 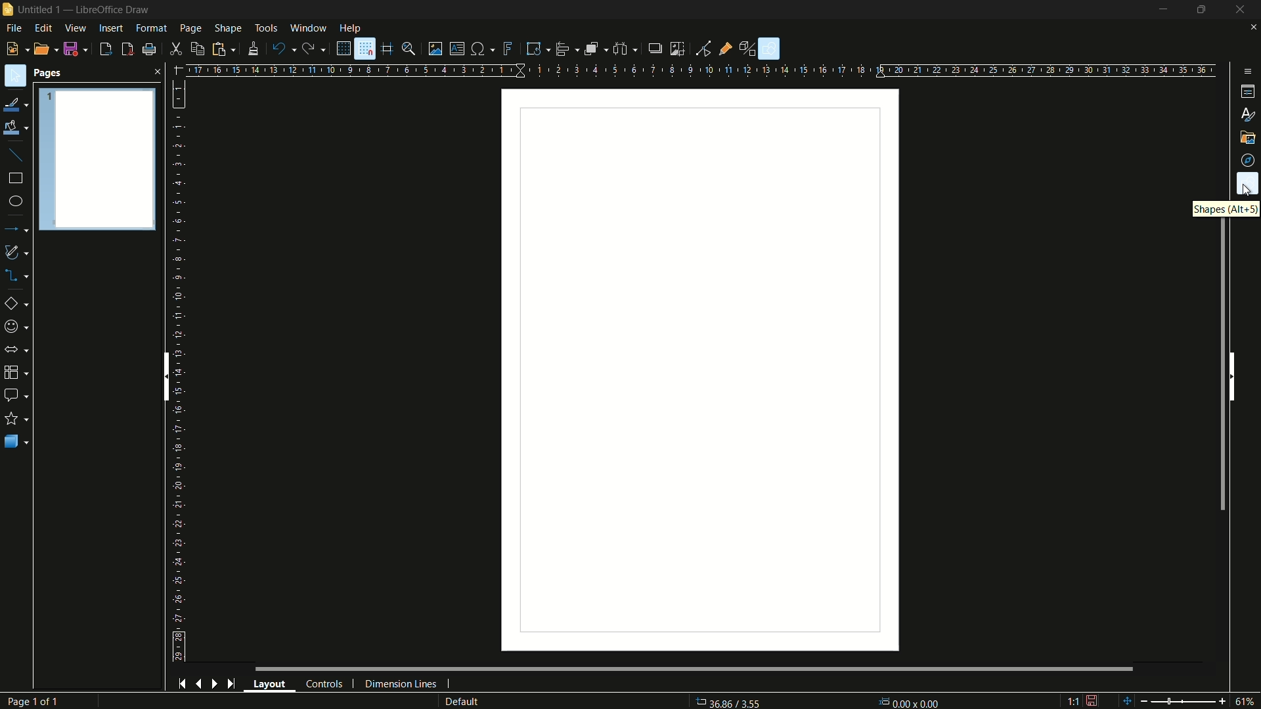 I want to click on navigator, so click(x=1249, y=160).